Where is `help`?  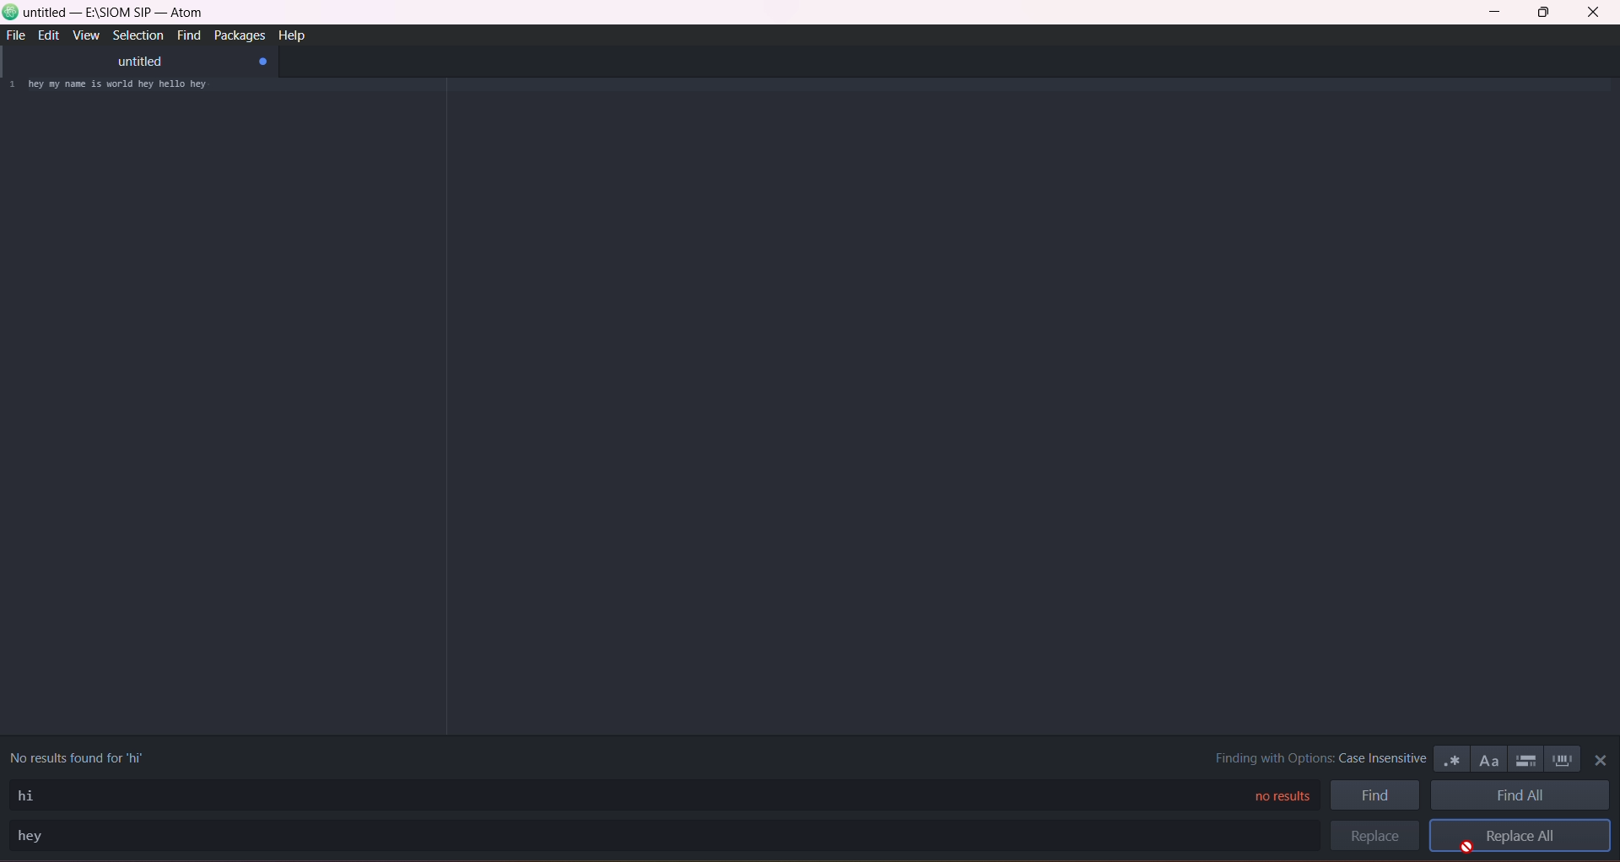
help is located at coordinates (294, 35).